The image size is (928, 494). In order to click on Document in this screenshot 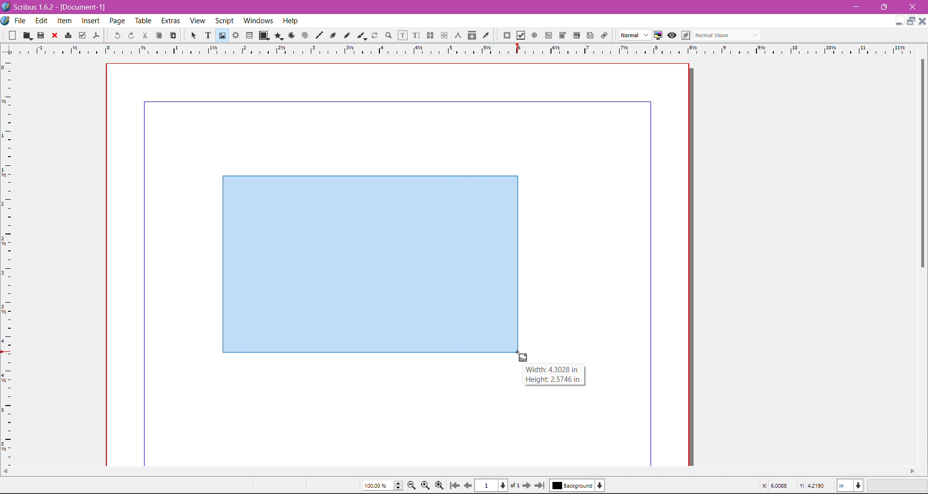, I will do `click(6, 21)`.